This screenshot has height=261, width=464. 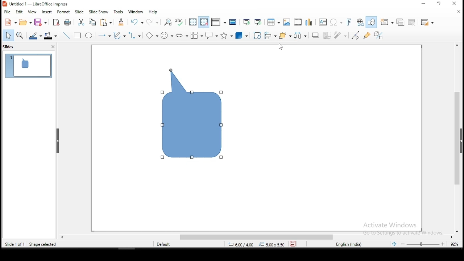 What do you see at coordinates (164, 244) in the screenshot?
I see `default` at bounding box center [164, 244].